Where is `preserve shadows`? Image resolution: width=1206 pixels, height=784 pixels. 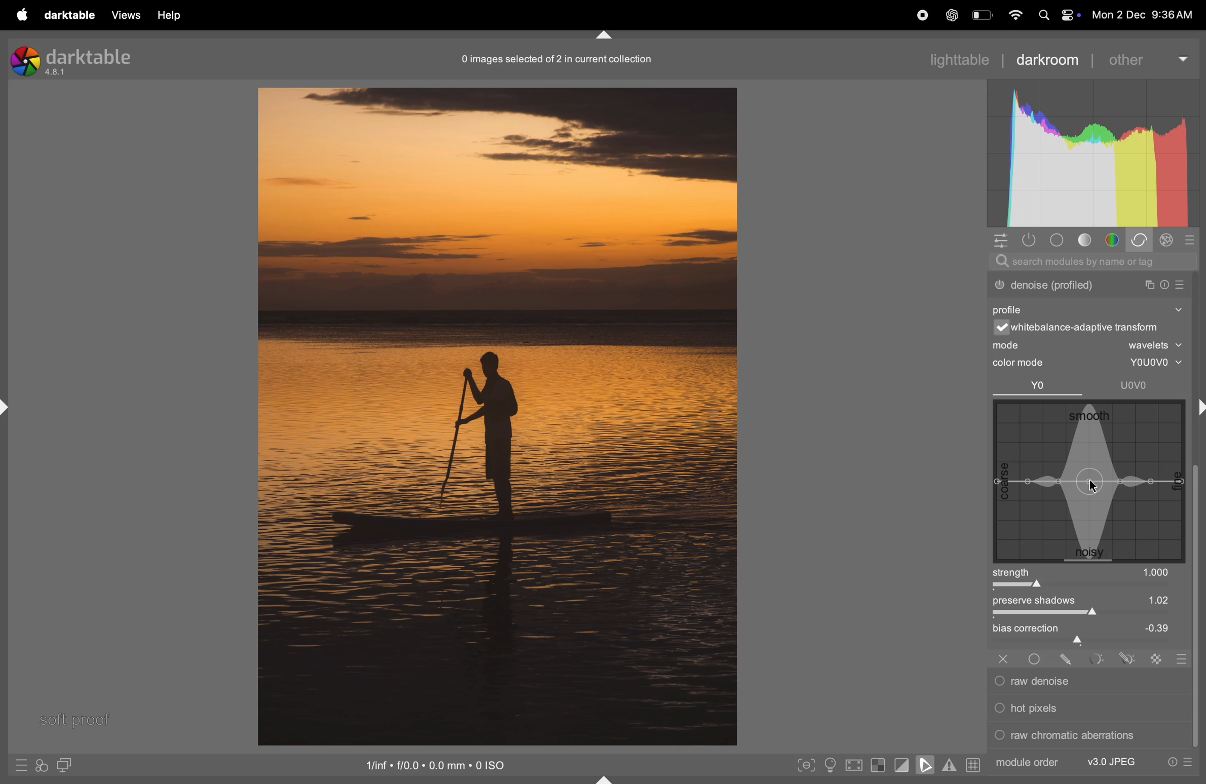
preserve shadows is located at coordinates (1041, 602).